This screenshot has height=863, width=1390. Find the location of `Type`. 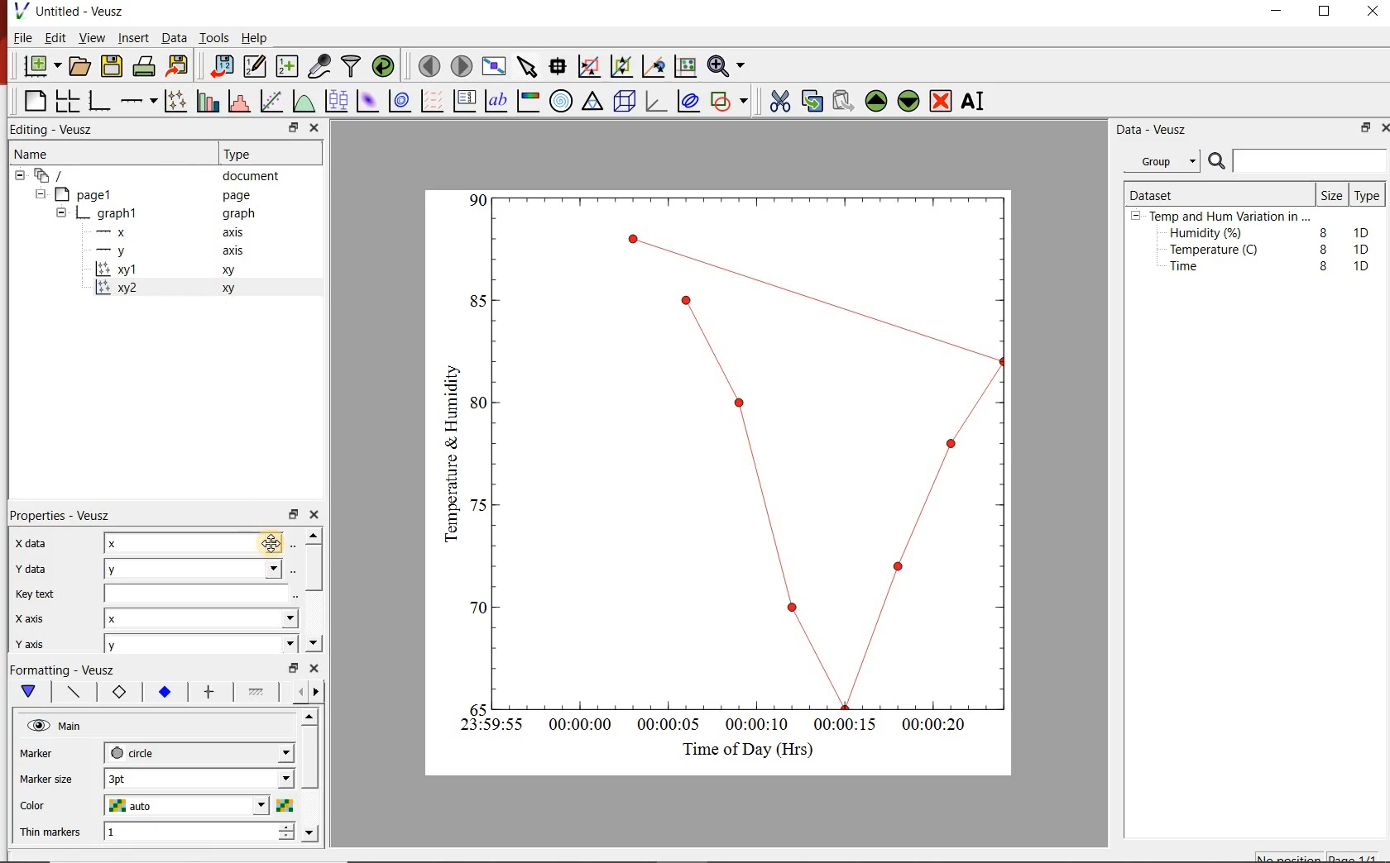

Type is located at coordinates (1368, 197).